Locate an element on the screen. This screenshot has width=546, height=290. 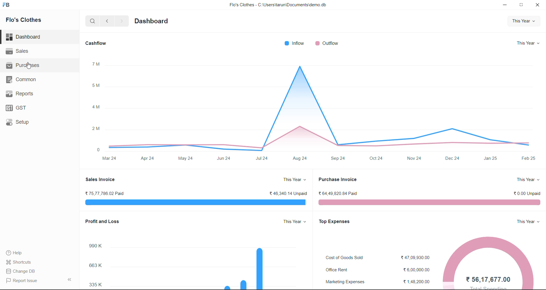
Flo's Clothes - C:\Users\tarun\Documents\demo.db is located at coordinates (278, 5).